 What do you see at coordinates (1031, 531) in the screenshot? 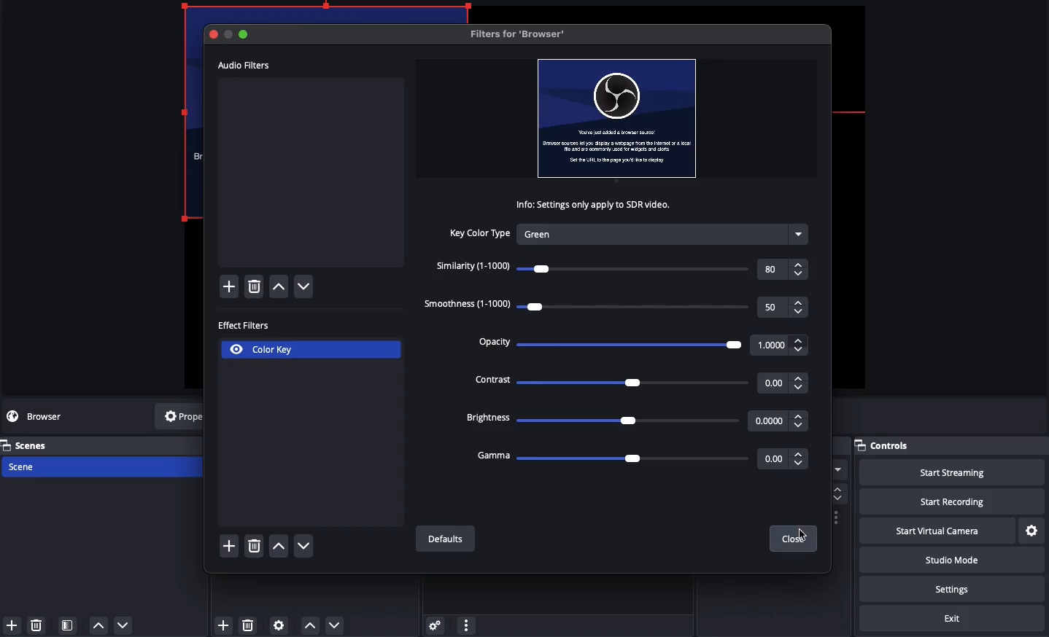
I see `Settings` at bounding box center [1031, 531].